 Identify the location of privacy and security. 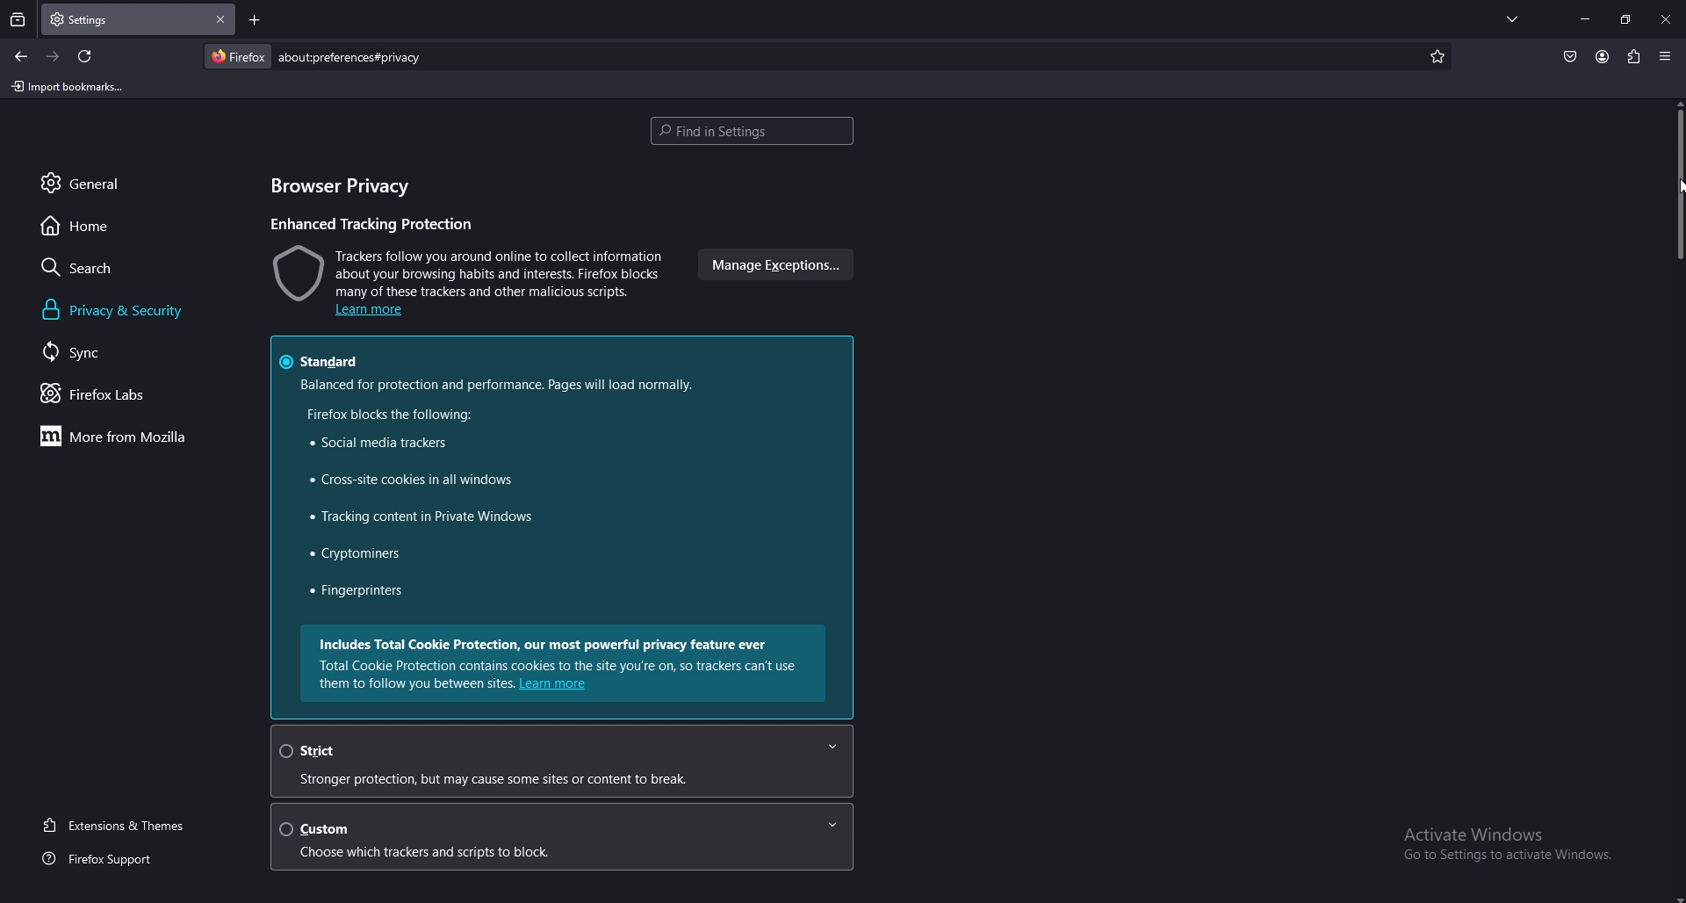
(143, 310).